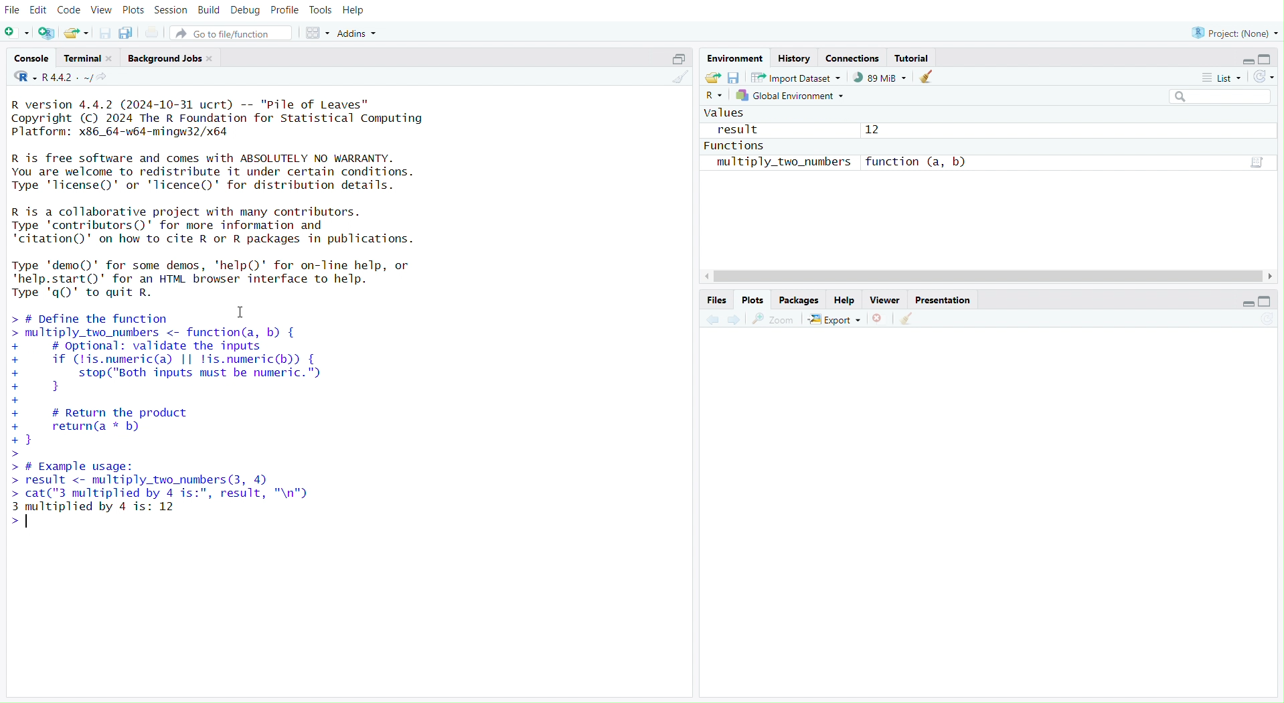  Describe the element at coordinates (231, 33) in the screenshot. I see `Go to file/function` at that location.